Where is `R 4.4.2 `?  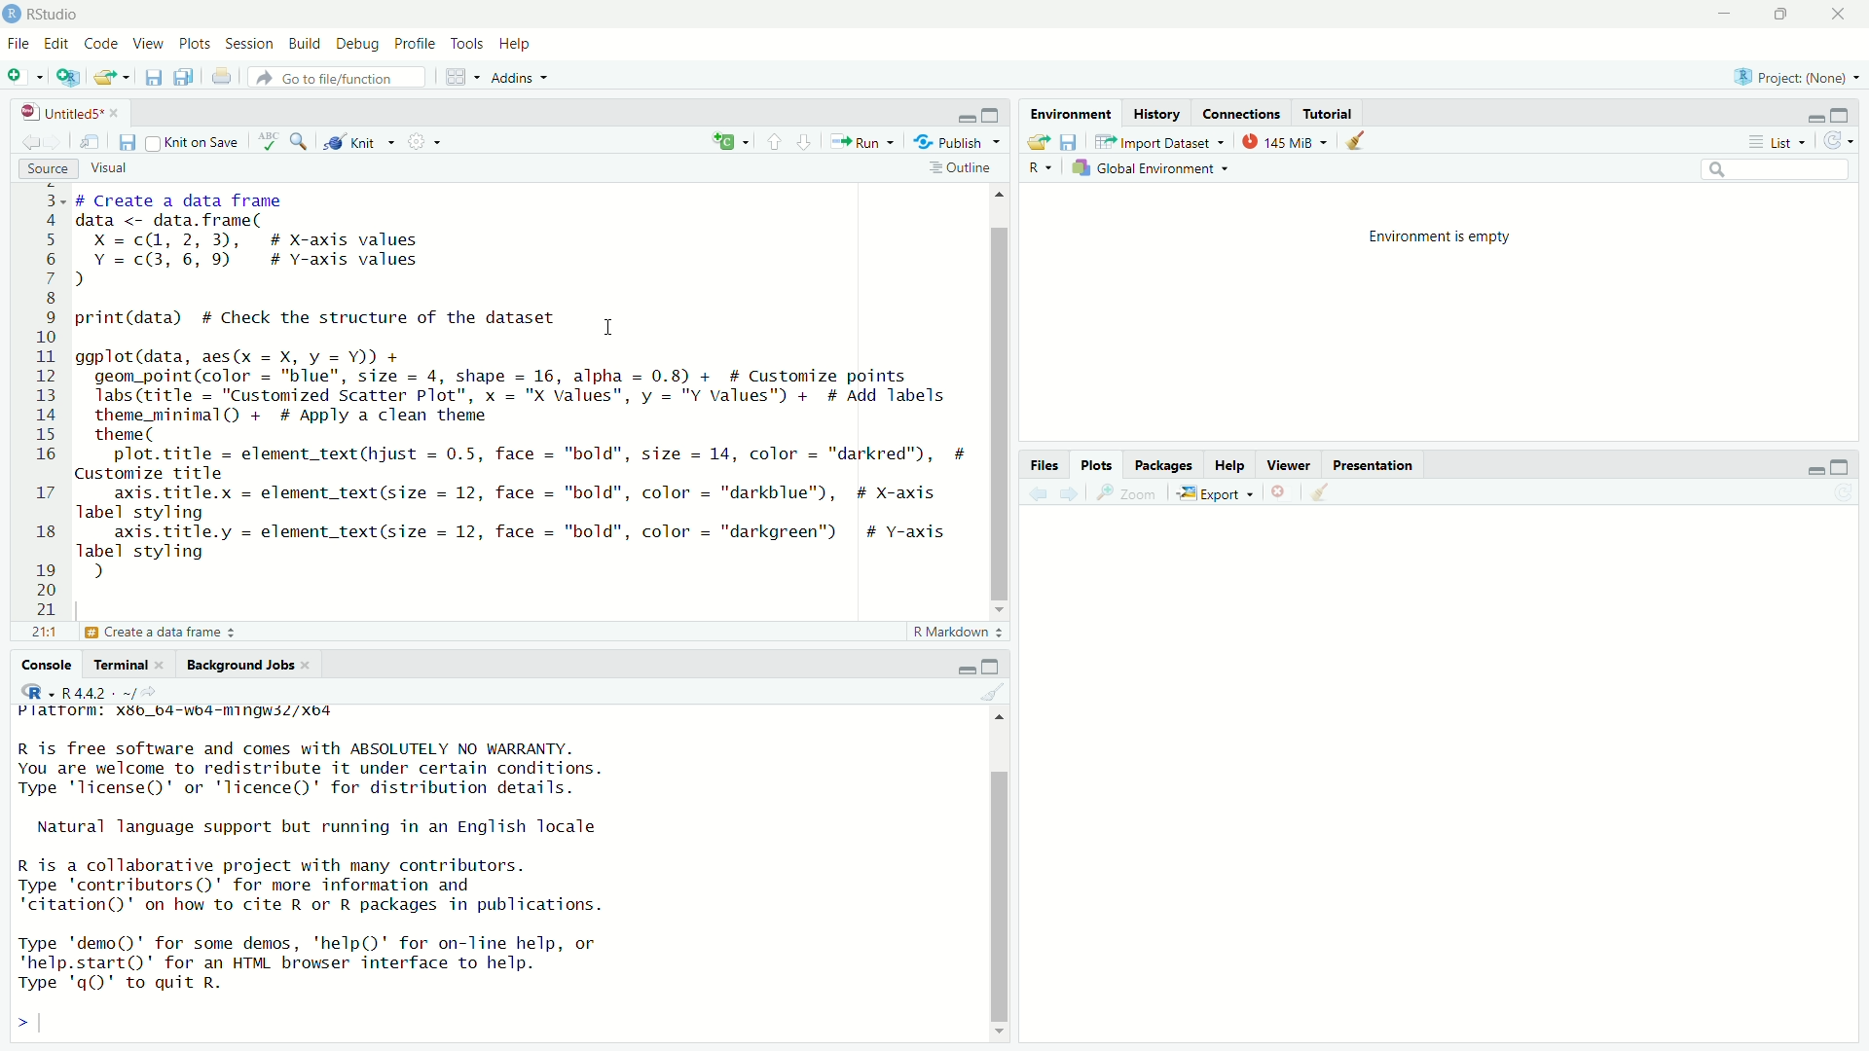 R 4.4.2  is located at coordinates (86, 689).